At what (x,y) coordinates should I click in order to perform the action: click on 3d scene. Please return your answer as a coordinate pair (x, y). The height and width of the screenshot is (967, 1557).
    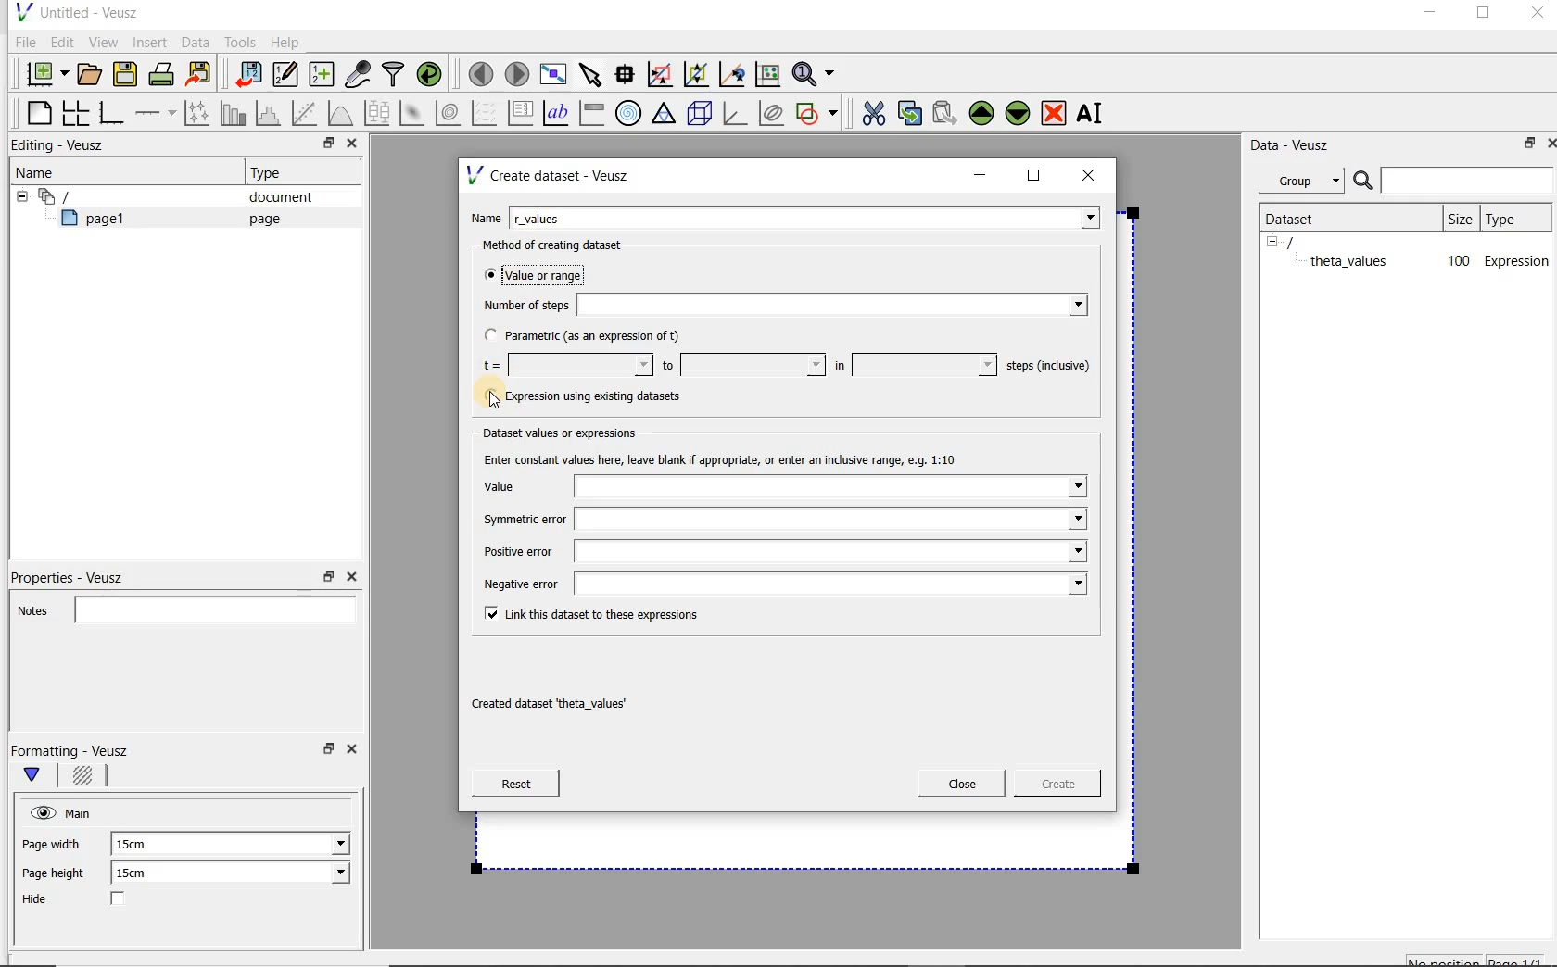
    Looking at the image, I should click on (701, 115).